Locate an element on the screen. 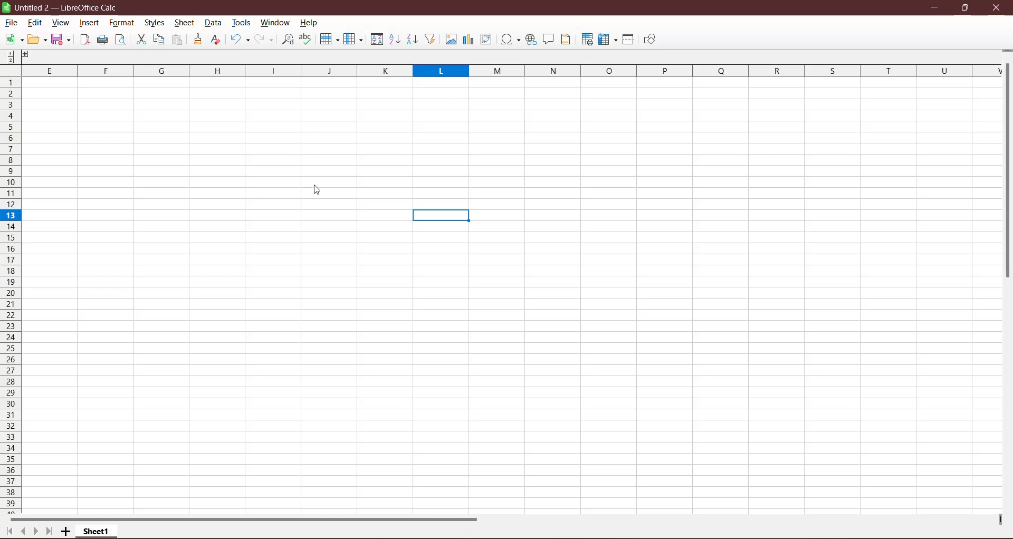 The width and height of the screenshot is (1013, 539). Insert or Edit Pivot table is located at coordinates (486, 38).